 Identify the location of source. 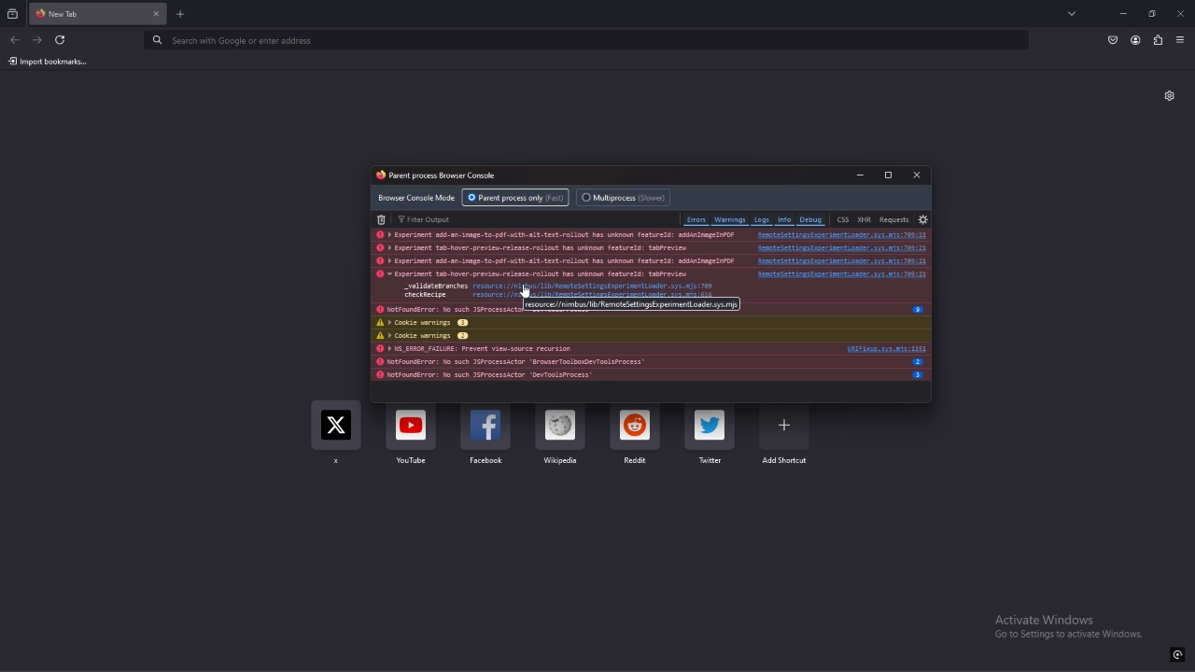
(841, 260).